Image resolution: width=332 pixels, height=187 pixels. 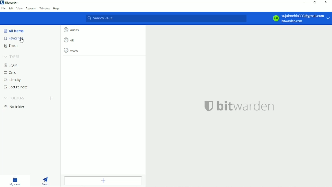 I want to click on cursor, so click(x=22, y=41).